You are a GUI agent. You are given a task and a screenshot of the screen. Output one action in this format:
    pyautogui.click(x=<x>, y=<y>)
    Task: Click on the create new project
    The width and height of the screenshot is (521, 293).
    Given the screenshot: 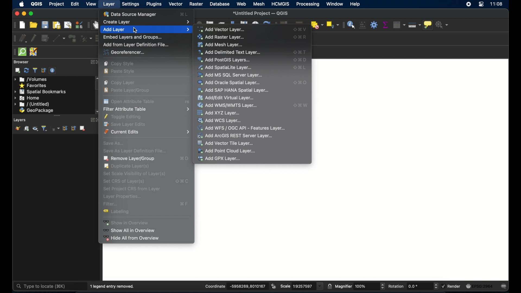 What is the action you would take?
    pyautogui.click(x=22, y=25)
    